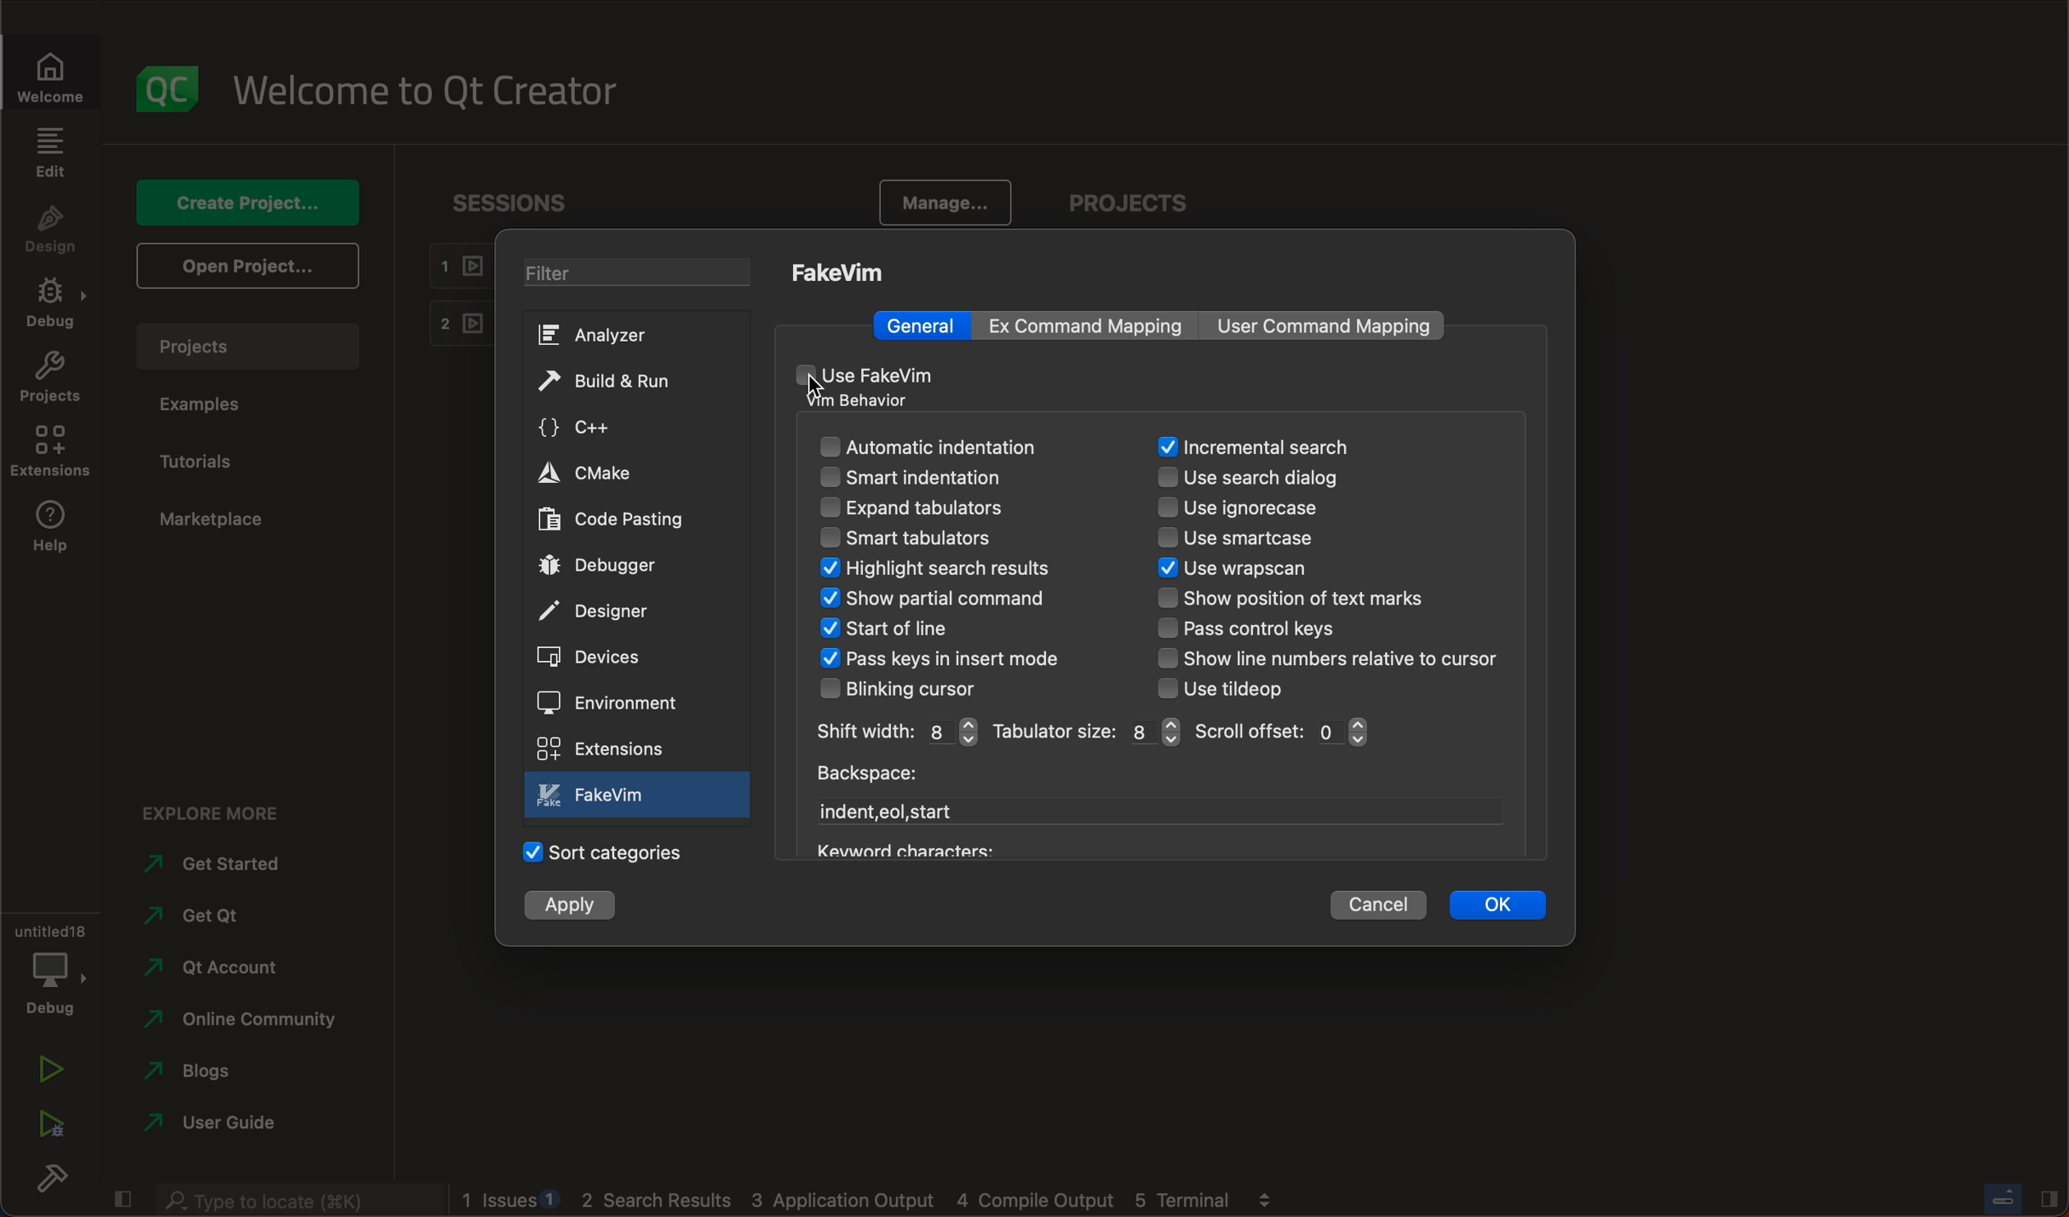 This screenshot has width=2069, height=1217. I want to click on scroll, so click(1284, 732).